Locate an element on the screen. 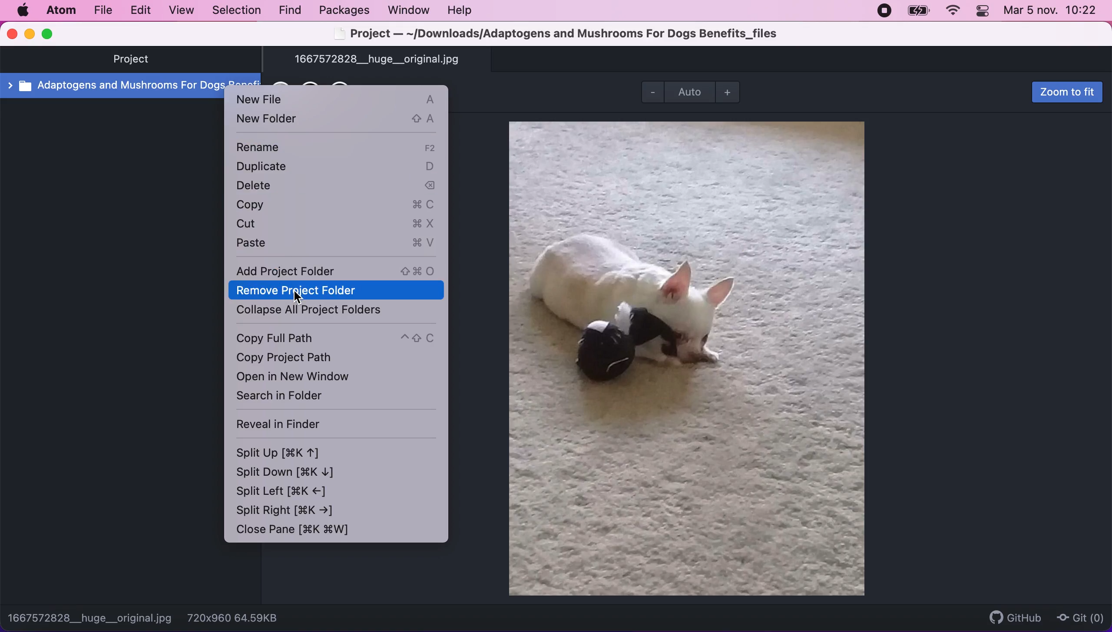  github is located at coordinates (1016, 616).